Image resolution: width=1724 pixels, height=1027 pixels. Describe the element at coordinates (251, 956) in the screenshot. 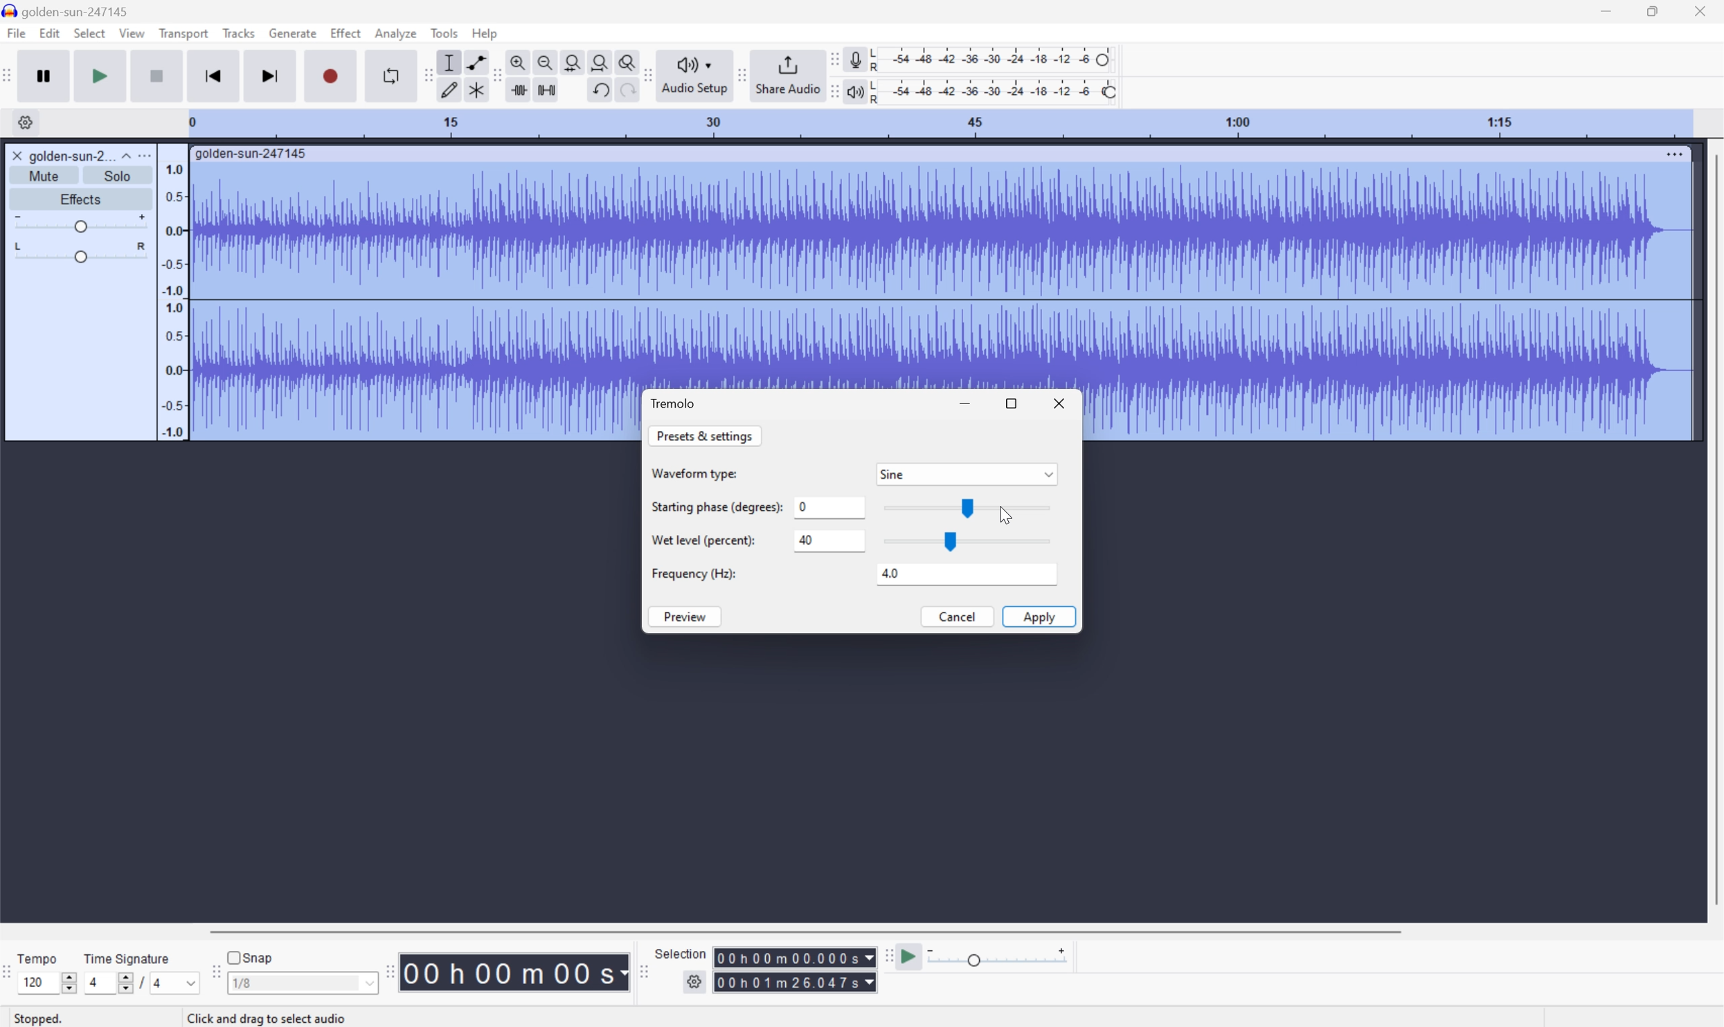

I see `Snap` at that location.